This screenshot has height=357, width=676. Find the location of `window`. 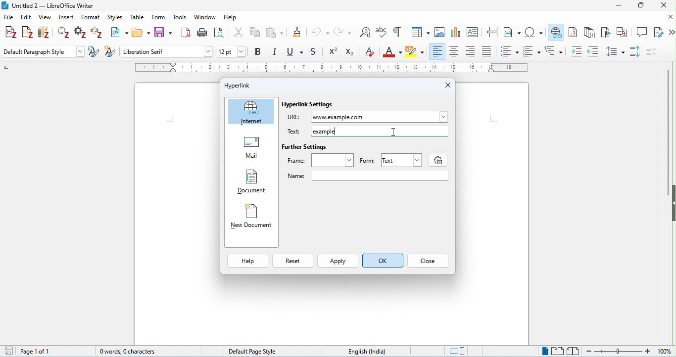

window is located at coordinates (205, 17).